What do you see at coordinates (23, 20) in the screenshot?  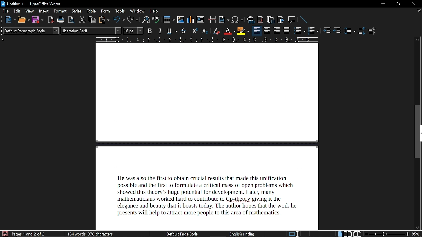 I see `Open` at bounding box center [23, 20].